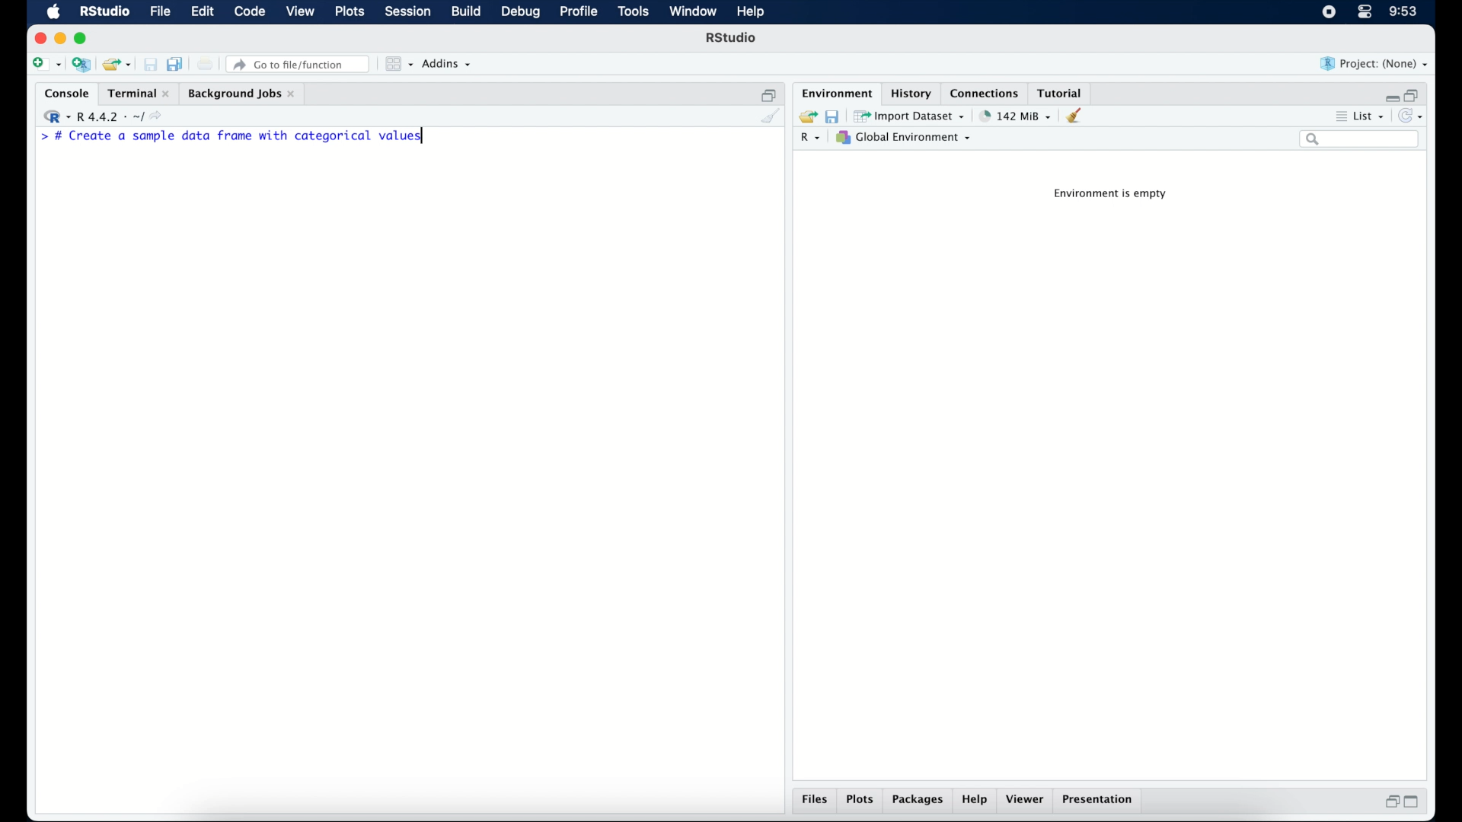 The height and width of the screenshot is (822, 1462). Describe the element at coordinates (104, 12) in the screenshot. I see `R studio` at that location.